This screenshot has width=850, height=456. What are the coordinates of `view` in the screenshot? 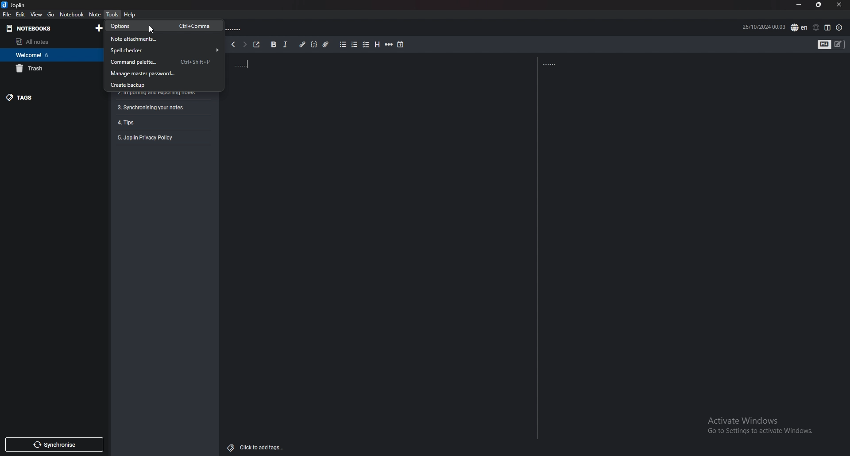 It's located at (36, 14).